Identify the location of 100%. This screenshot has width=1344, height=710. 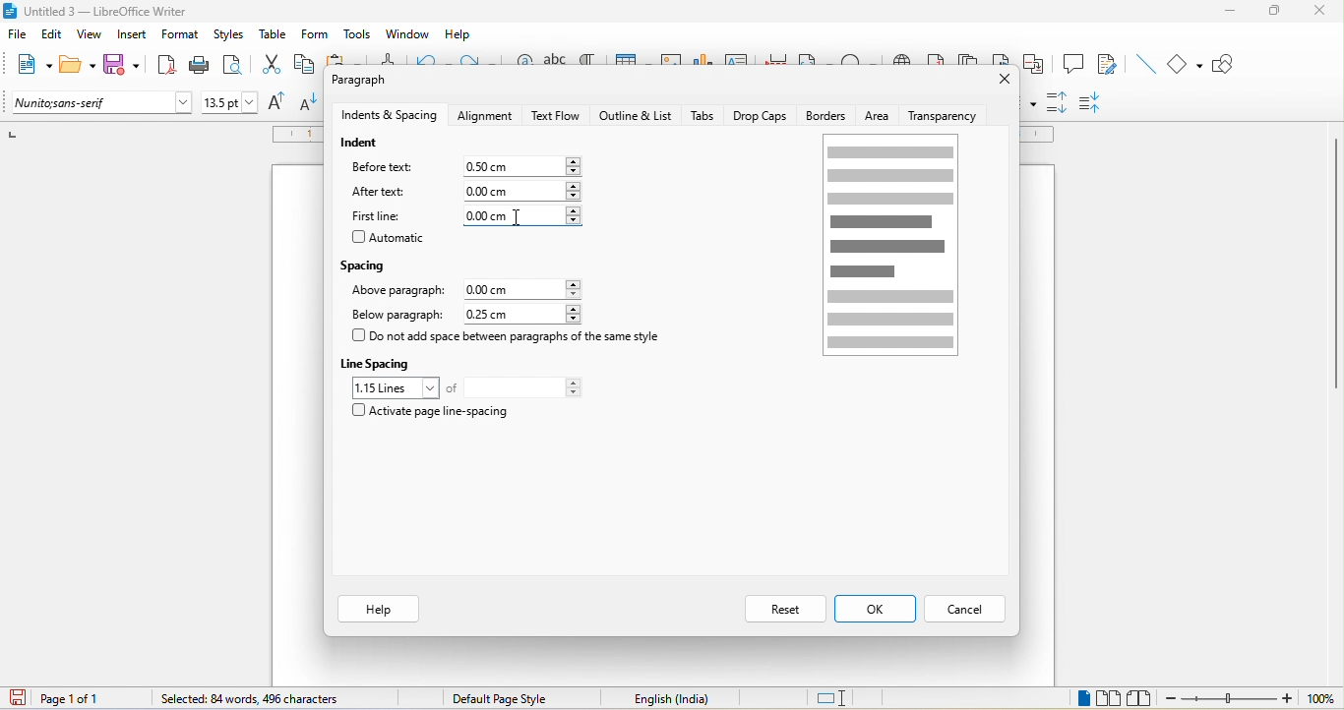
(1320, 699).